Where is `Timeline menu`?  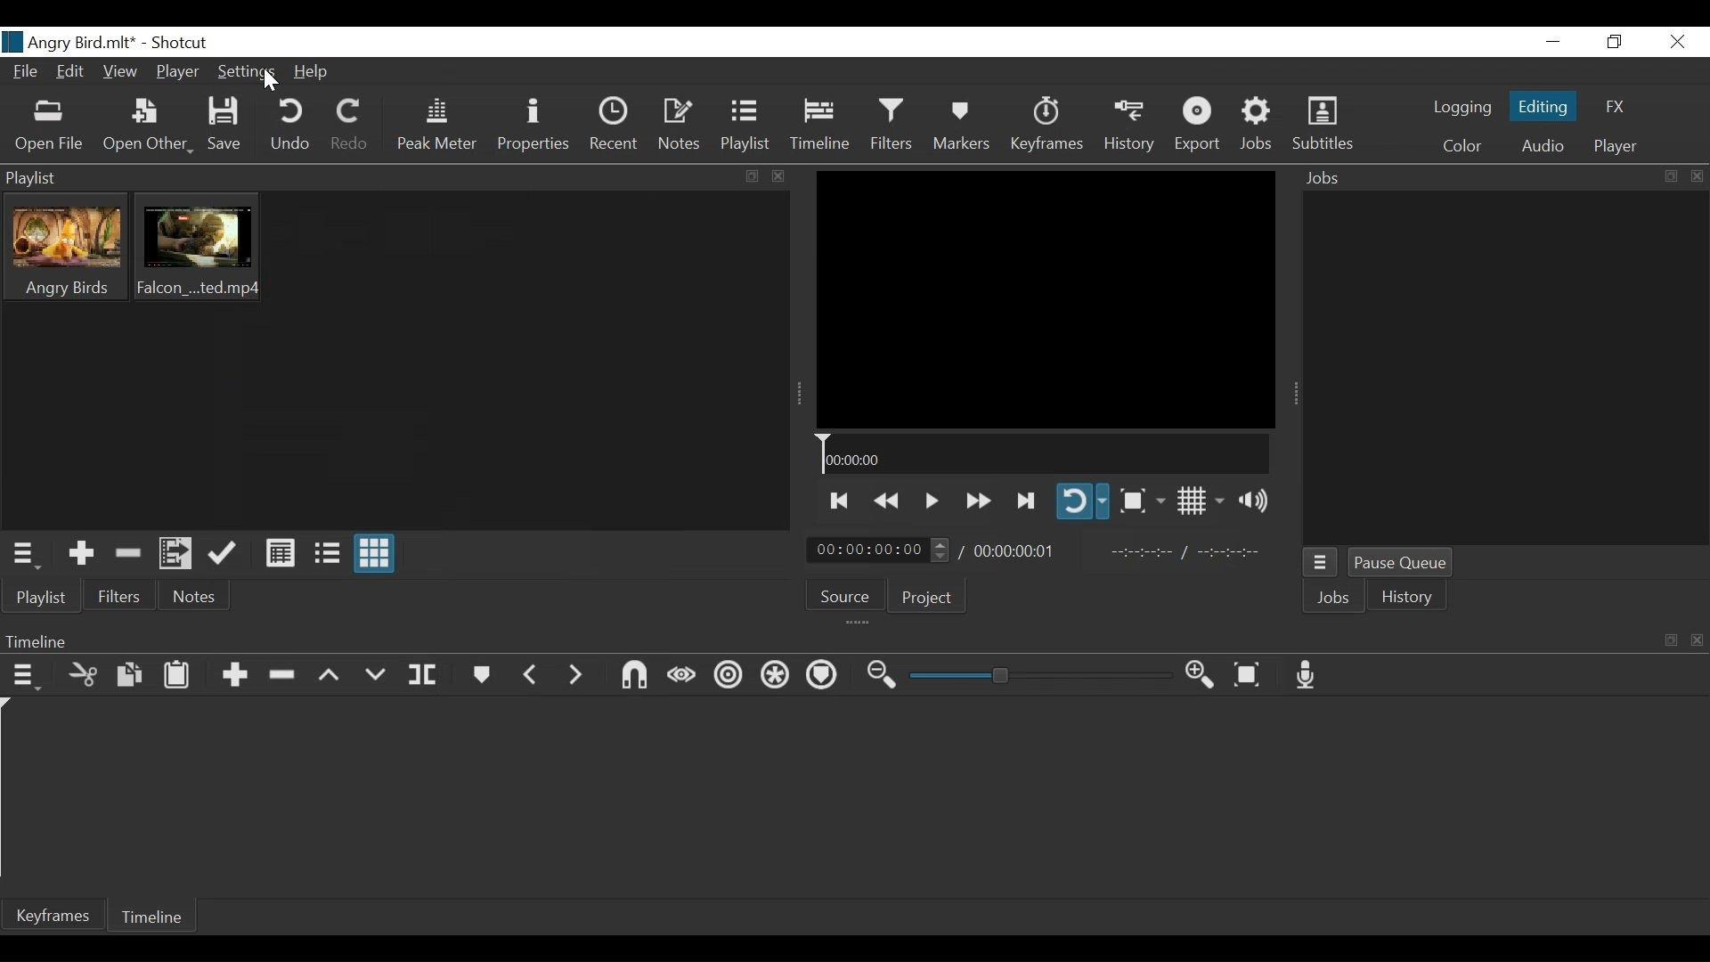
Timeline menu is located at coordinates (28, 679).